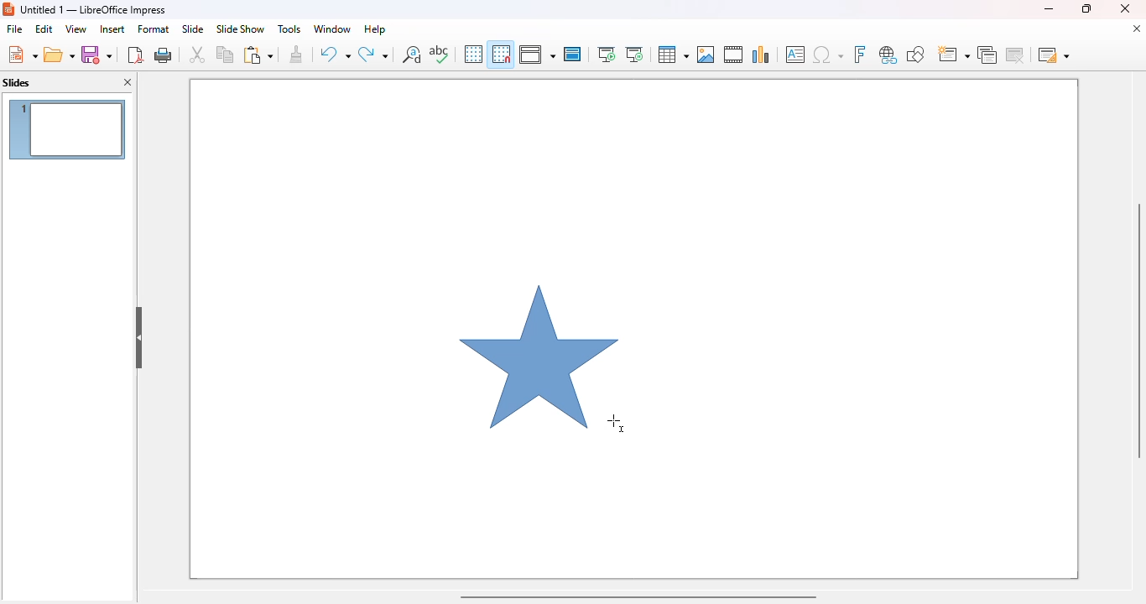  Describe the element at coordinates (197, 55) in the screenshot. I see `cut` at that location.